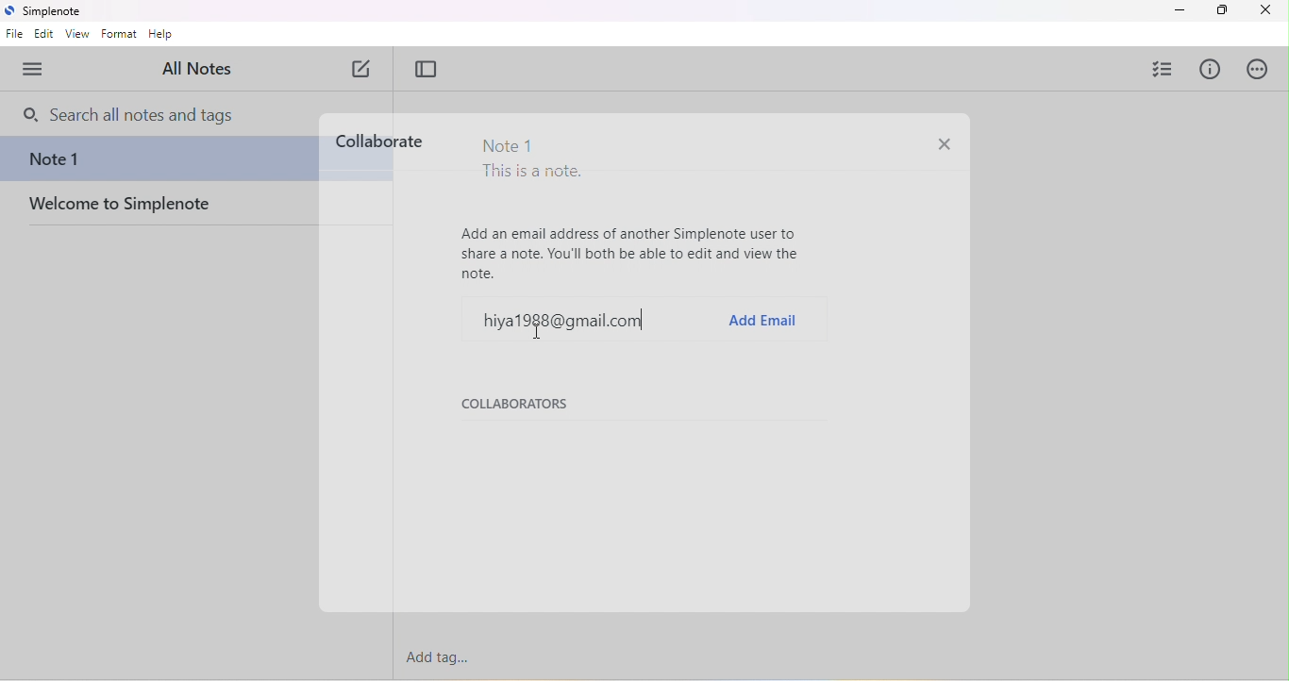 This screenshot has height=681, width=1289. What do you see at coordinates (632, 253) in the screenshot?
I see `Add an email address of another Simplenote user to share a note. You'll both be able to edit and view the note.` at bounding box center [632, 253].